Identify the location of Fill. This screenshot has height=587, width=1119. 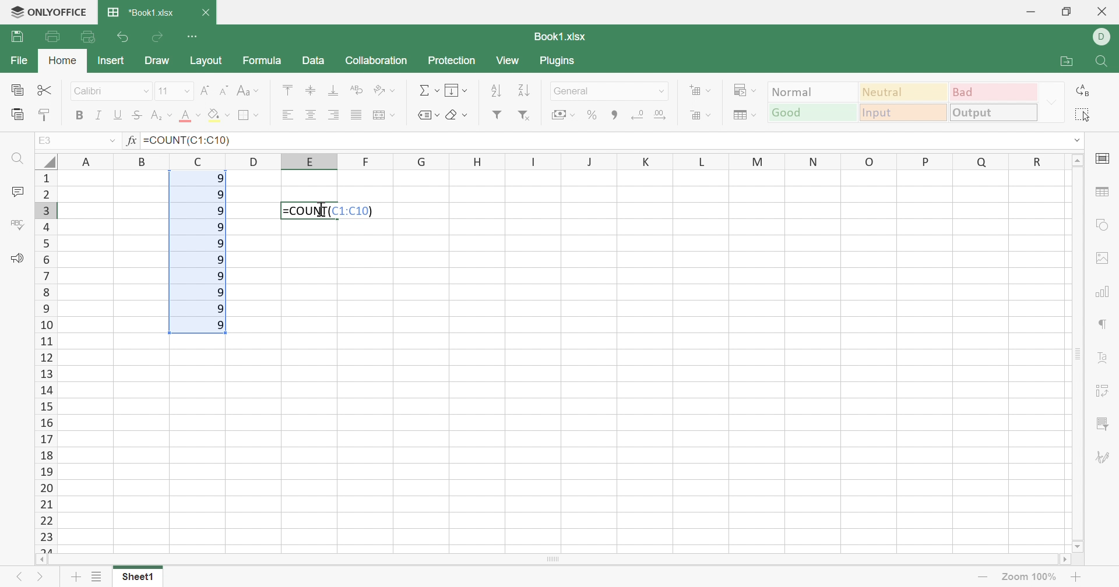
(456, 90).